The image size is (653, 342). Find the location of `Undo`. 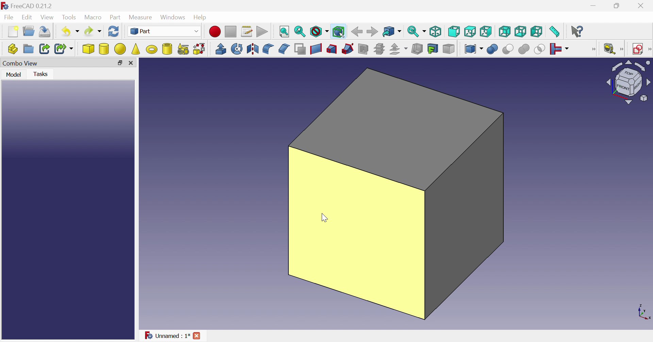

Undo is located at coordinates (71, 31).